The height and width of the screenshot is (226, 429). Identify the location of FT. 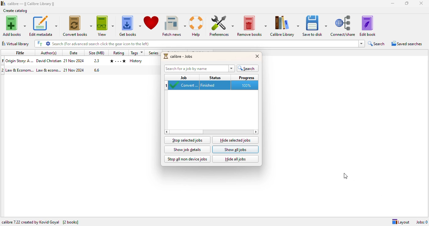
(40, 43).